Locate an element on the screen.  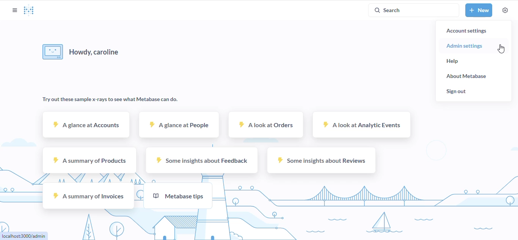
admin settings is located at coordinates (466, 45).